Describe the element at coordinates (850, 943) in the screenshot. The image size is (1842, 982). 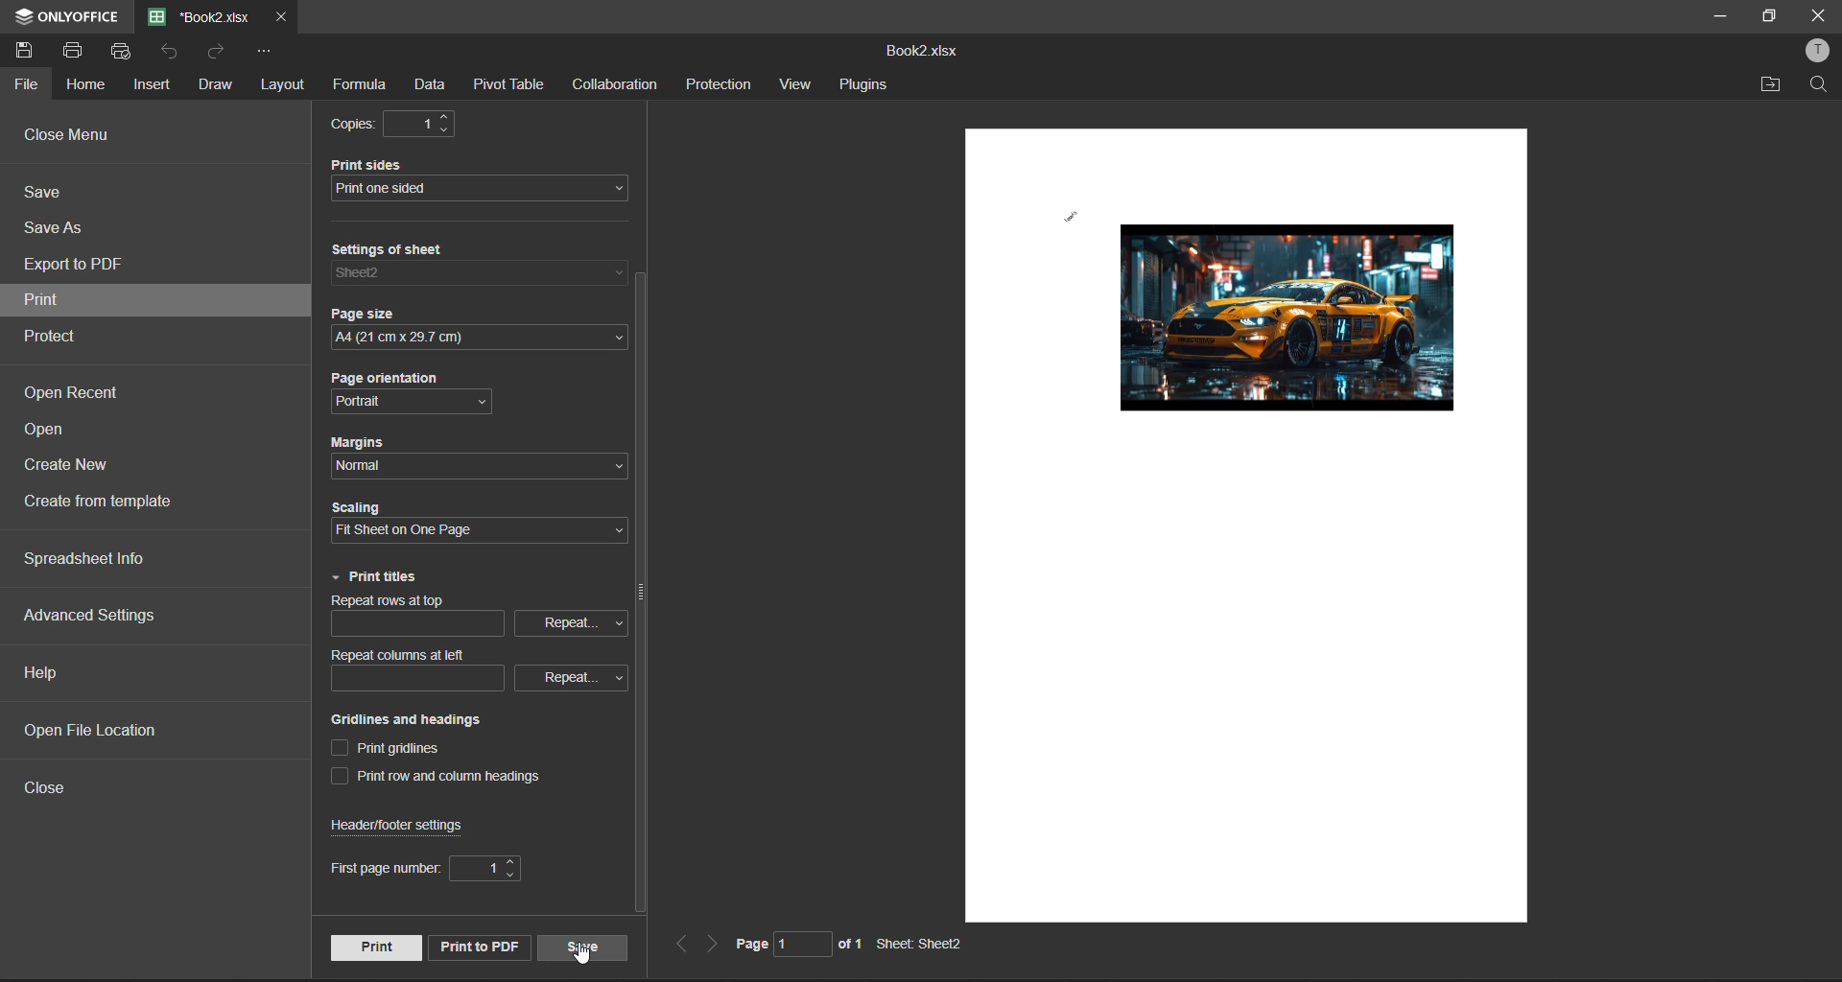
I see `out of page ` at that location.